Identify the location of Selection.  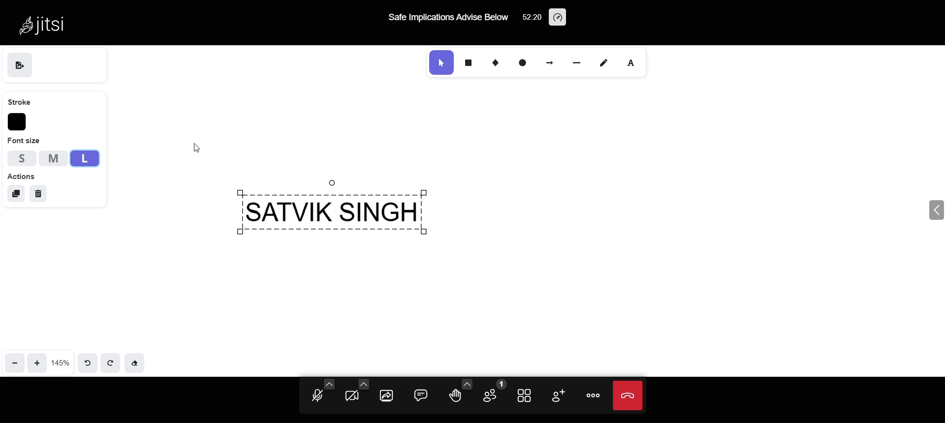
(439, 62).